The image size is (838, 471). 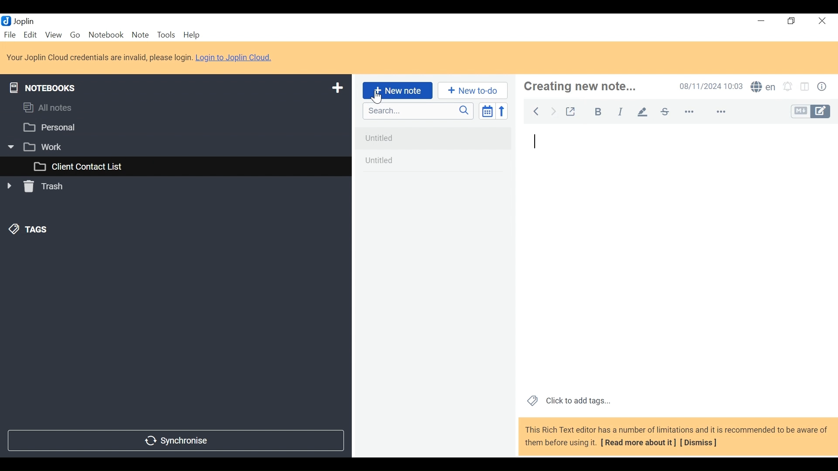 What do you see at coordinates (675, 437) in the screenshot?
I see `This Rich Text editor has a number of limitations and it is recommended to be aware before using it (read more about it) (dismiss)` at bounding box center [675, 437].